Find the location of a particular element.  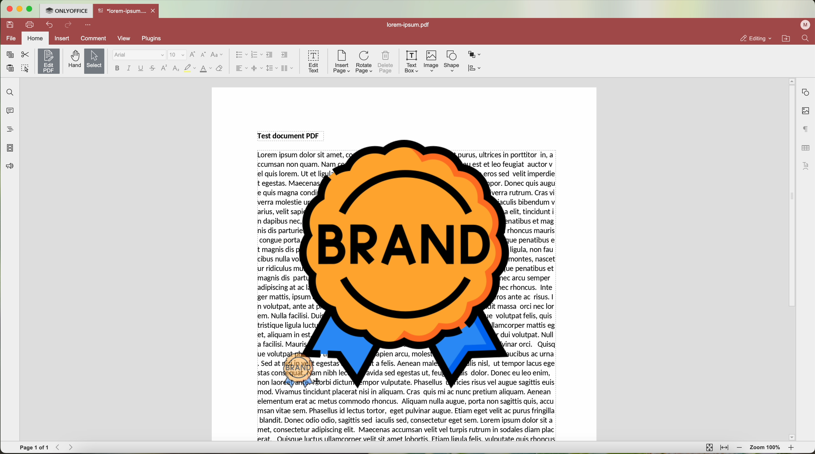

horizontal align is located at coordinates (241, 68).